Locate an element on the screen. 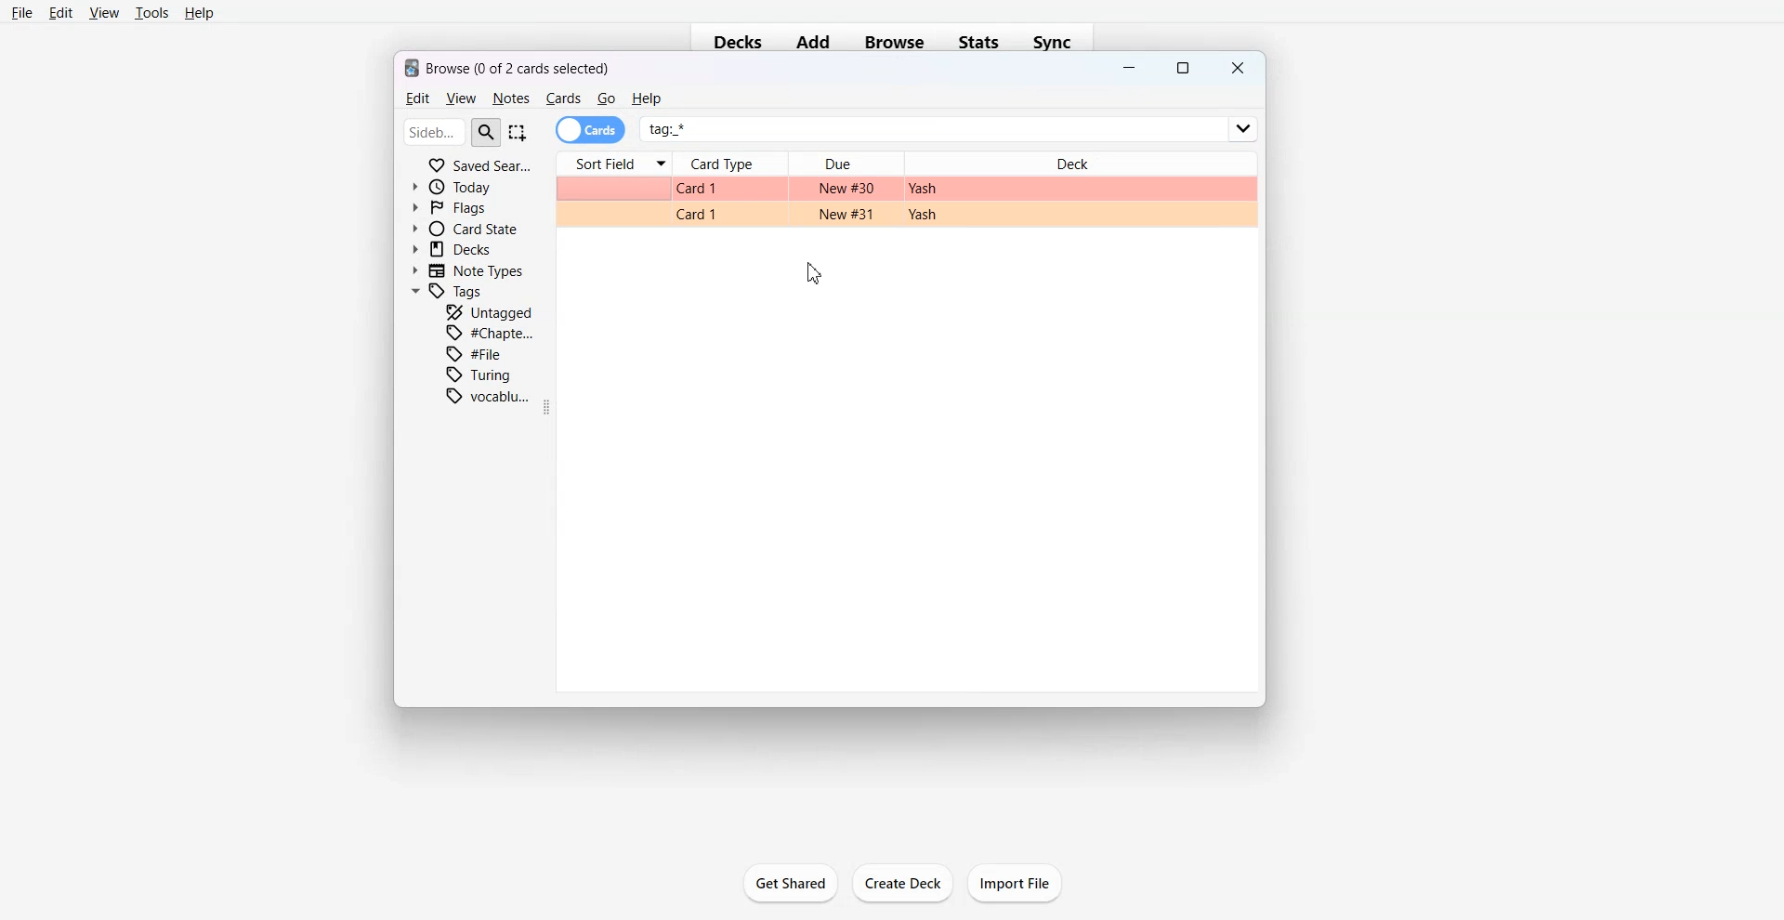  Cards is located at coordinates (563, 99).